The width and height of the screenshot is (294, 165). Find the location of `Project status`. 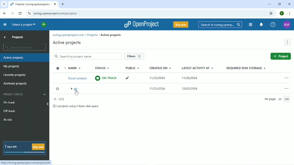

Project status is located at coordinates (24, 95).